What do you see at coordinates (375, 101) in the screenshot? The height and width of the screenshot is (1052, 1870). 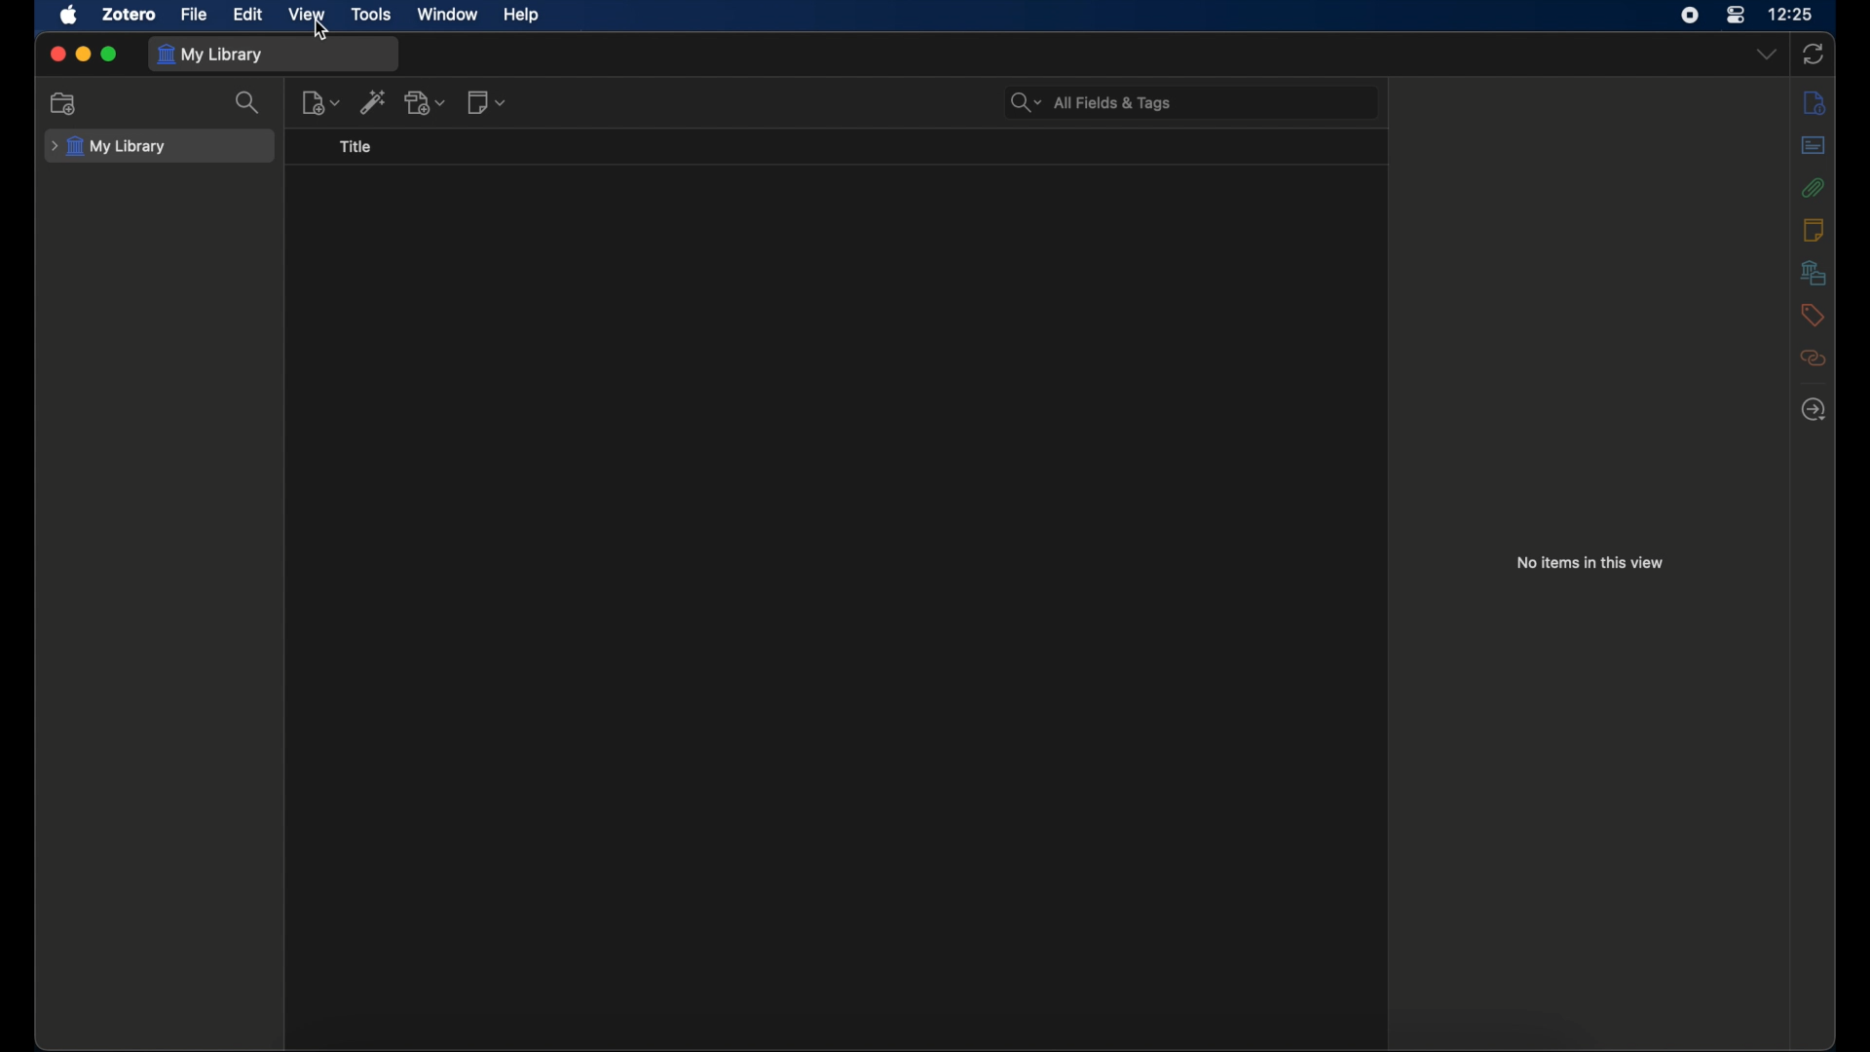 I see `add item by identifier` at bounding box center [375, 101].